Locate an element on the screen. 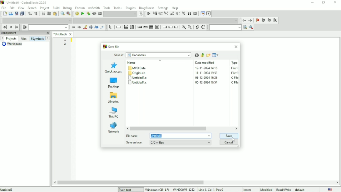  Insert is located at coordinates (249, 189).